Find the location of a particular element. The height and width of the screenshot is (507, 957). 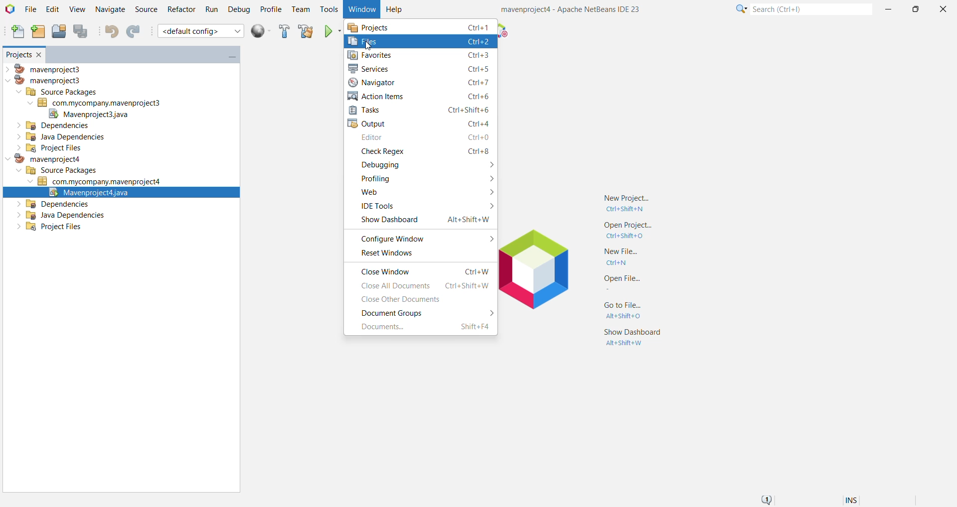

Project Files is located at coordinates (45, 148).